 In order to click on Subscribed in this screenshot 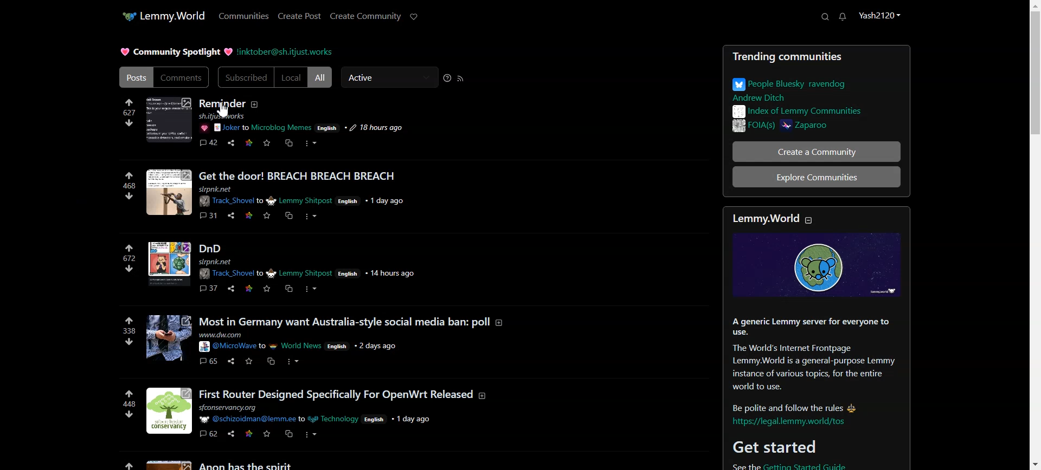, I will do `click(245, 77)`.